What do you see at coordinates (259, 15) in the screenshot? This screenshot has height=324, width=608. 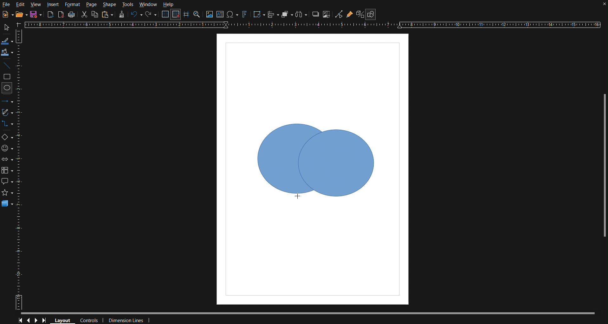 I see `Transformation` at bounding box center [259, 15].